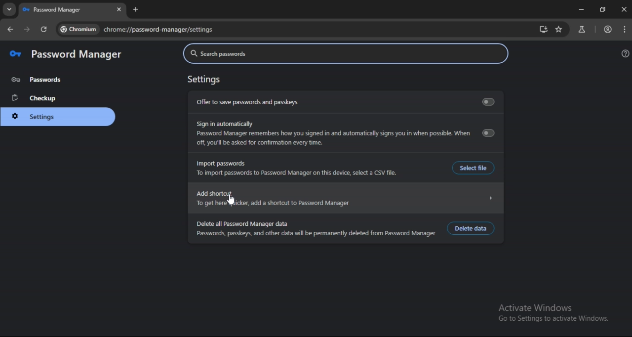 The image size is (632, 337). Describe the element at coordinates (582, 29) in the screenshot. I see `search labs` at that location.